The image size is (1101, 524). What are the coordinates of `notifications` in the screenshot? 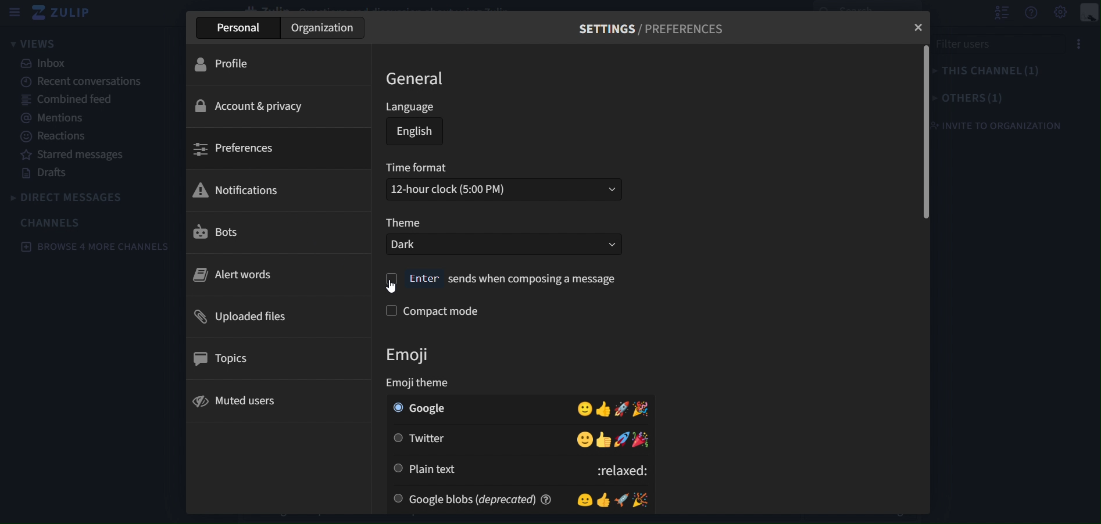 It's located at (271, 189).